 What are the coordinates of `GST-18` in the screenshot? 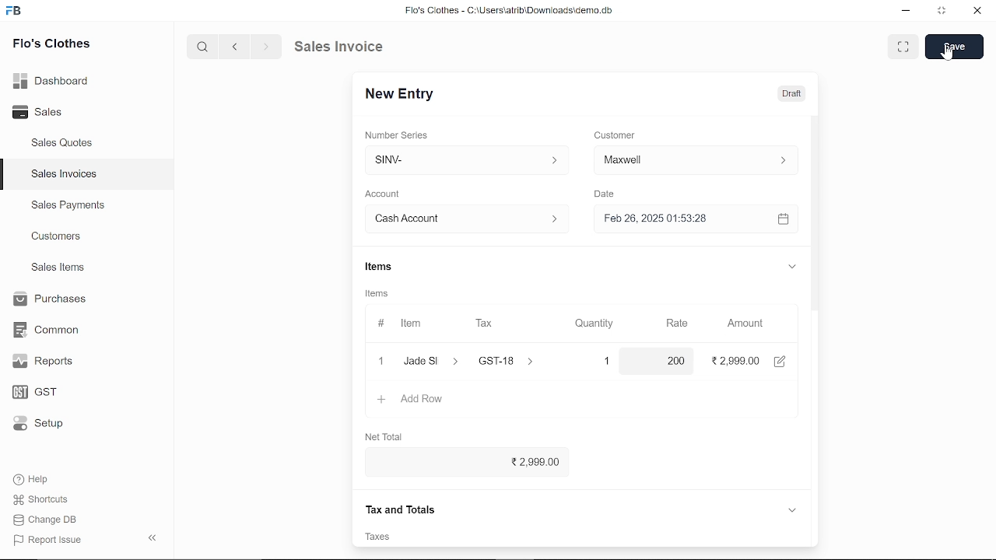 It's located at (515, 361).